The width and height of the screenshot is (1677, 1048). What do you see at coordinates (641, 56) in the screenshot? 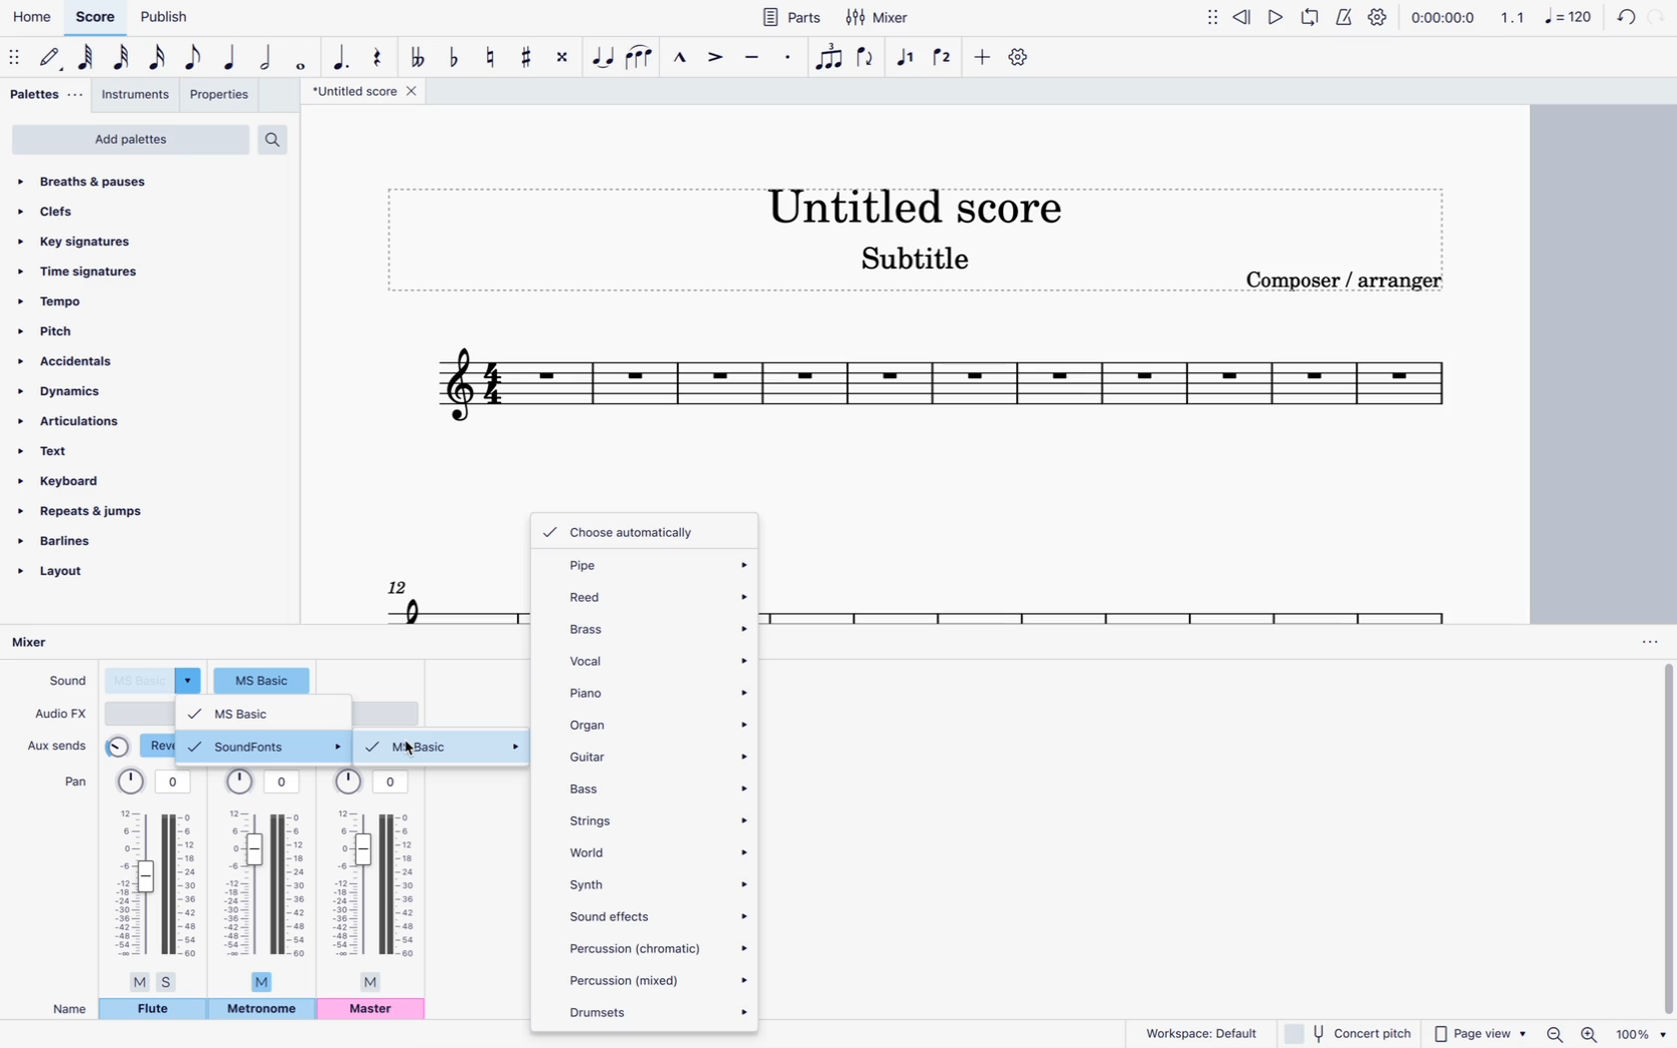
I see `slur` at bounding box center [641, 56].